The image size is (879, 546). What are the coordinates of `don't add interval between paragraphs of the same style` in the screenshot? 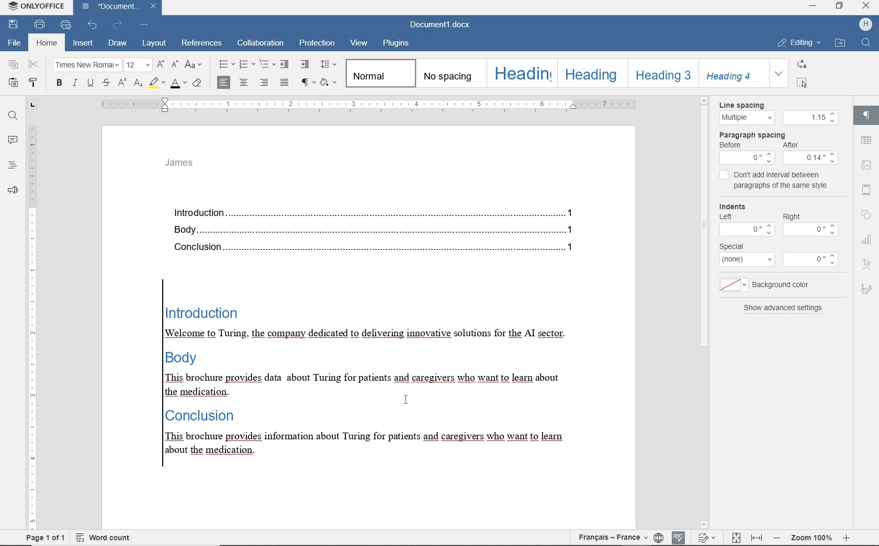 It's located at (784, 182).